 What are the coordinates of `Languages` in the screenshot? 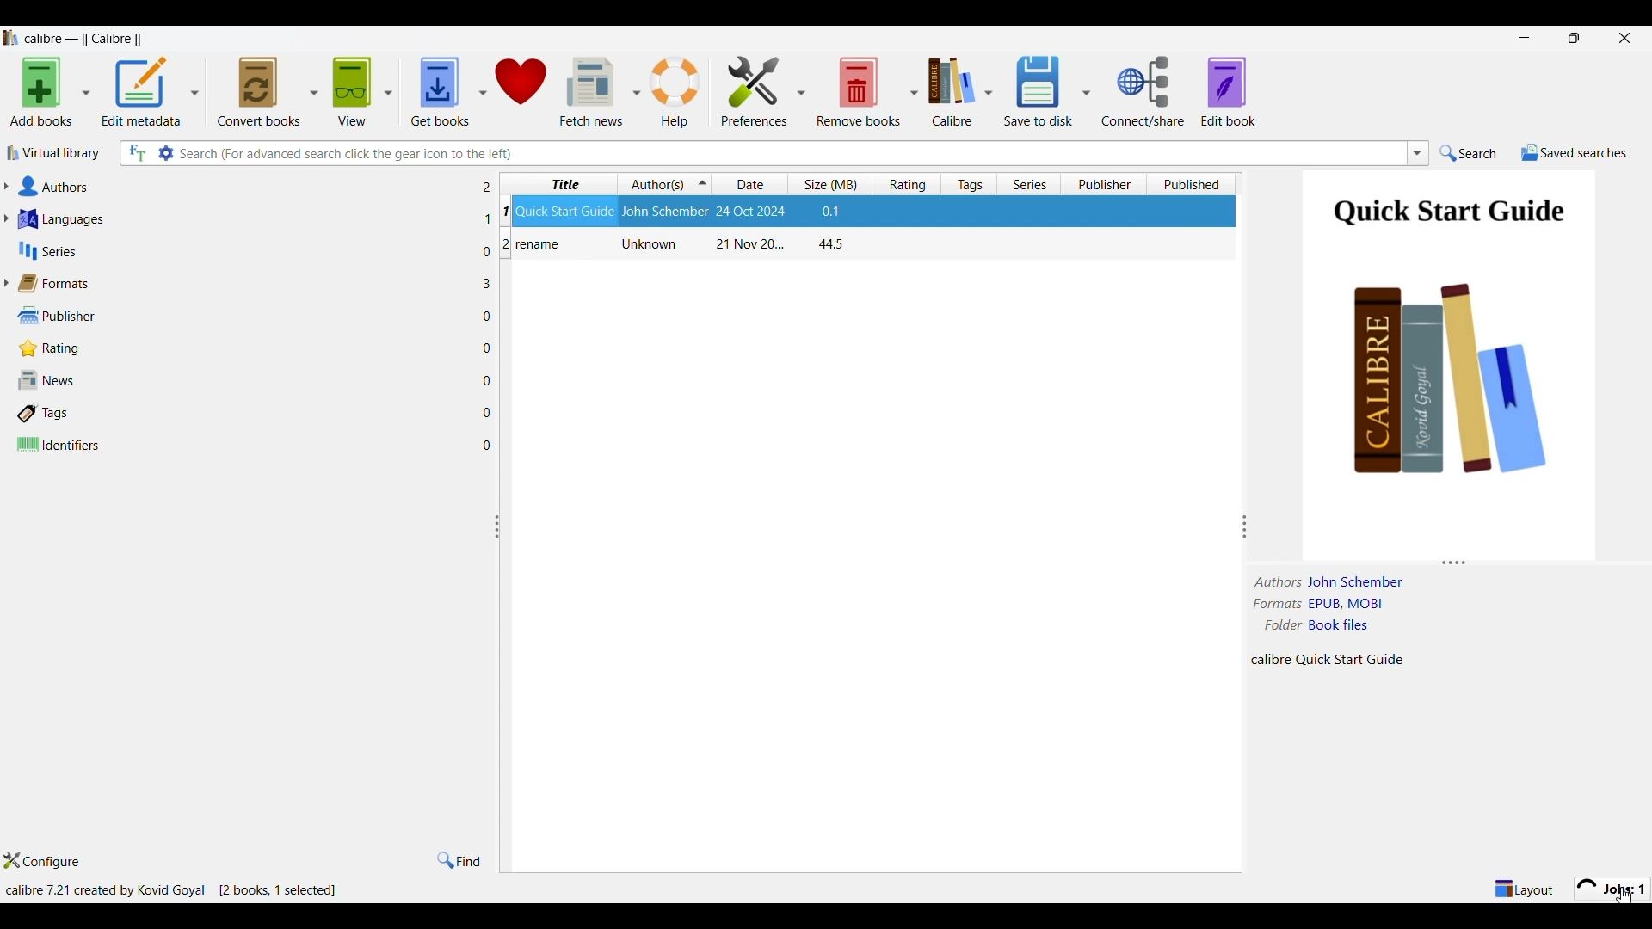 It's located at (243, 219).